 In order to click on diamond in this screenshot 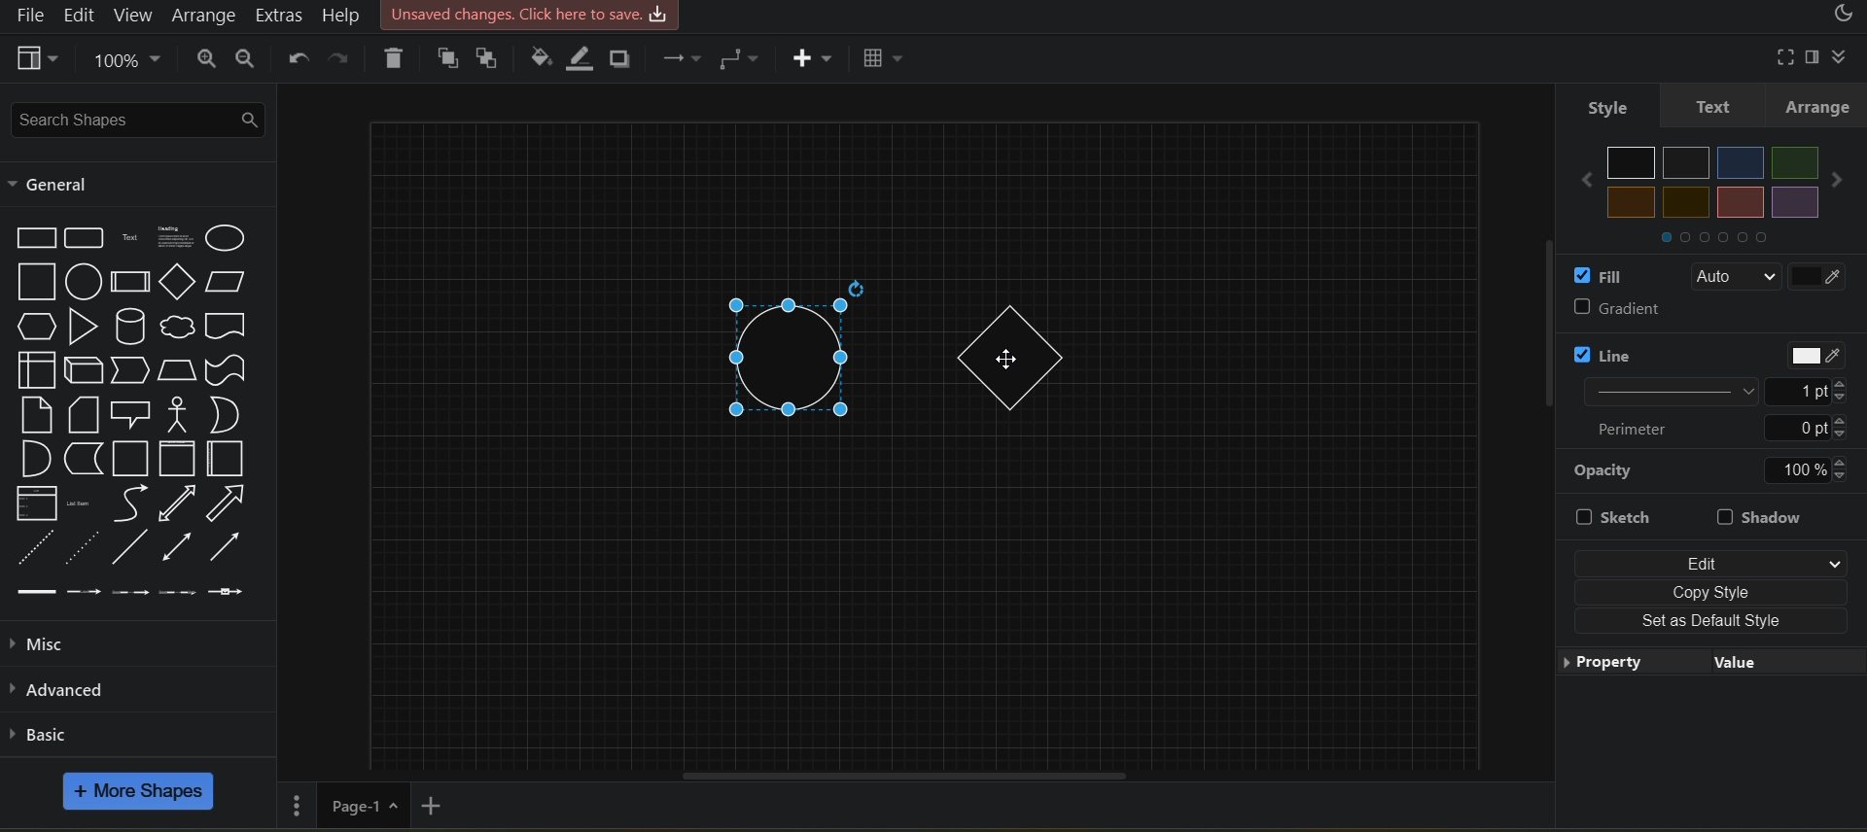, I will do `click(1005, 358)`.